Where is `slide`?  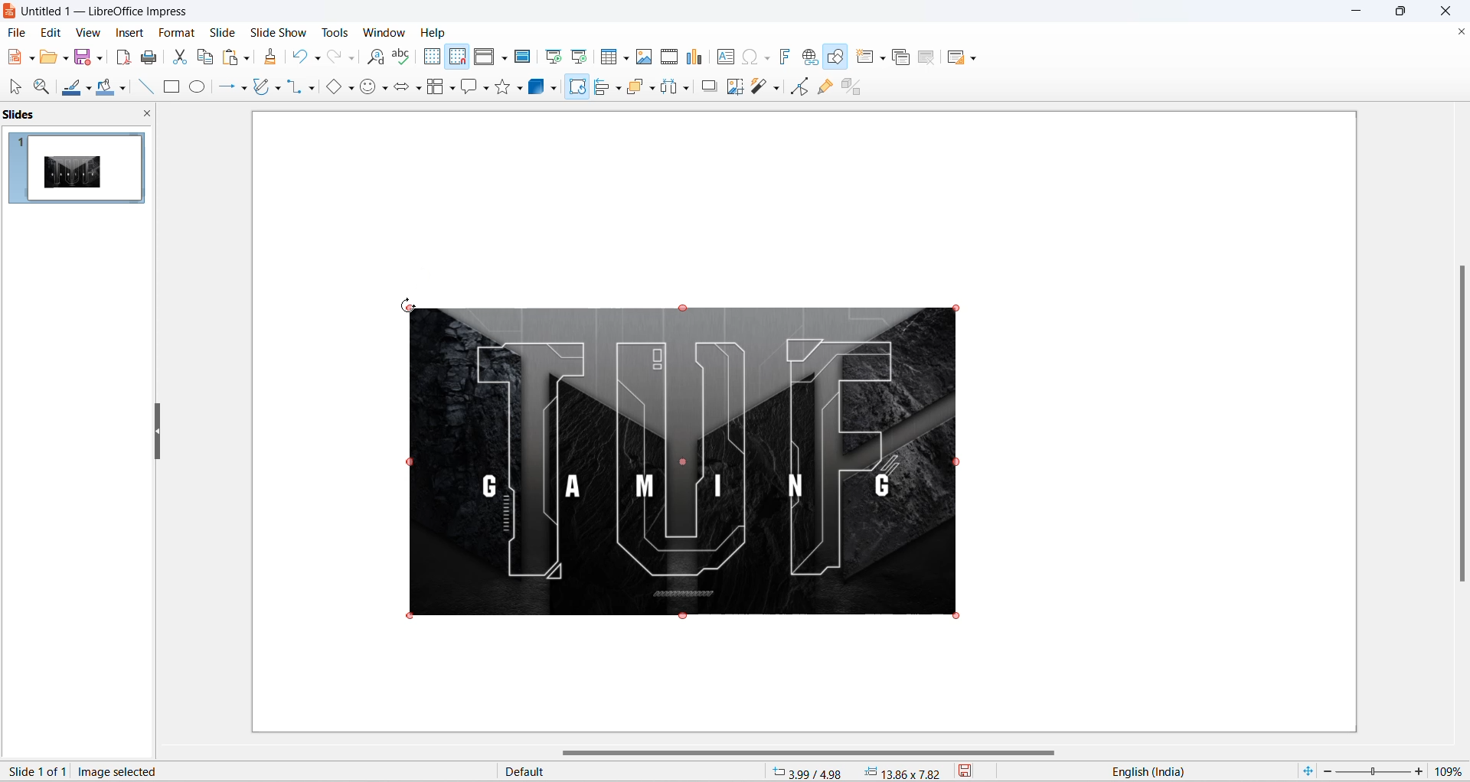
slide is located at coordinates (223, 32).